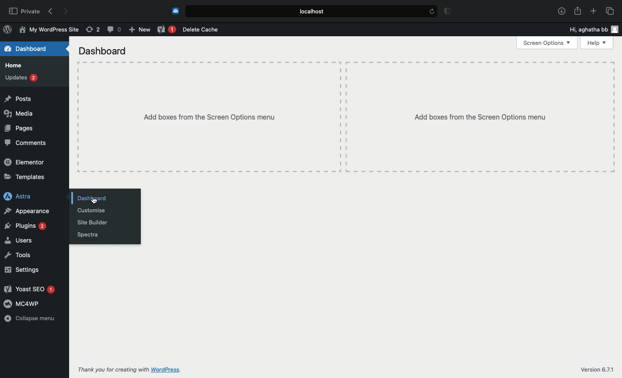 The image size is (622, 378). Describe the element at coordinates (449, 12) in the screenshot. I see `Badge` at that location.